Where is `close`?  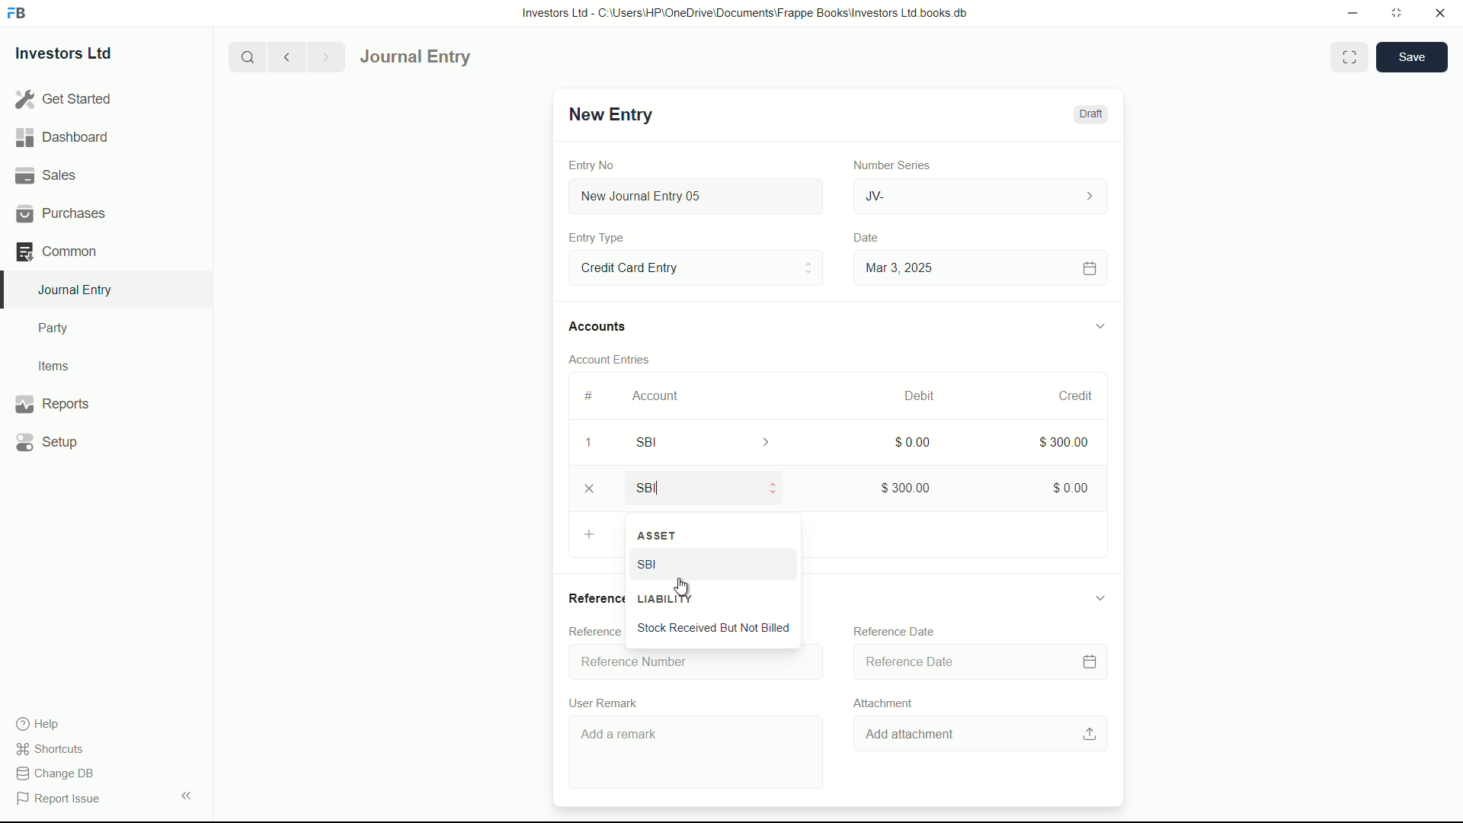 close is located at coordinates (1441, 14).